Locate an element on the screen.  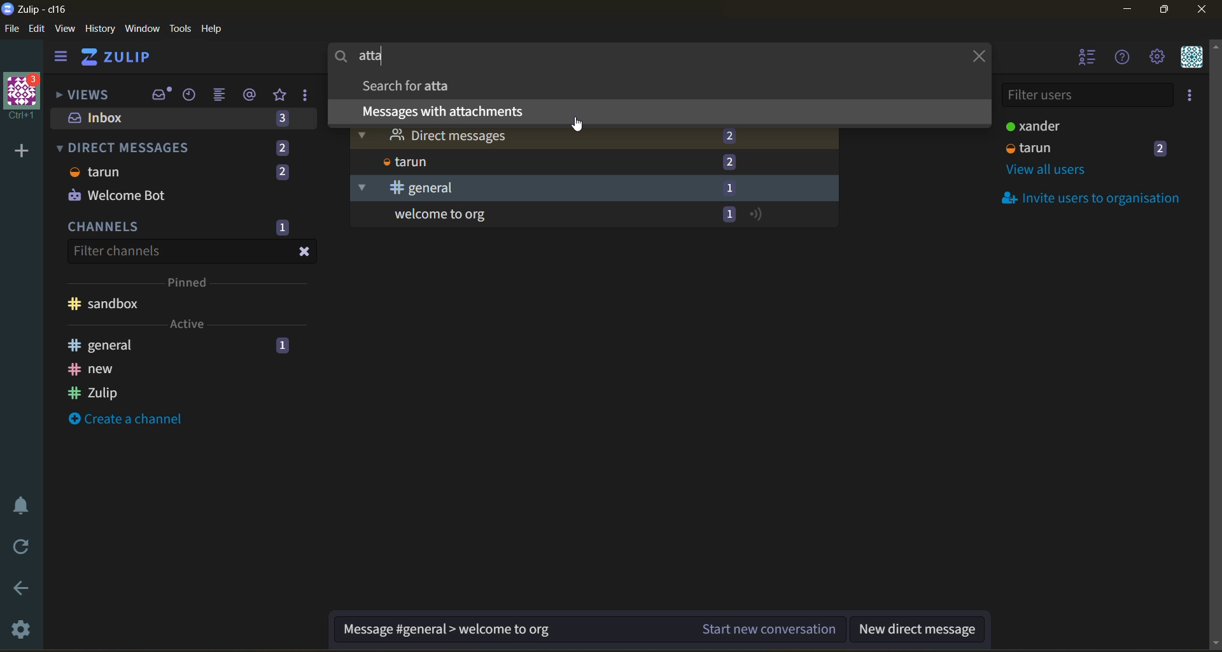
reload is located at coordinates (23, 544).